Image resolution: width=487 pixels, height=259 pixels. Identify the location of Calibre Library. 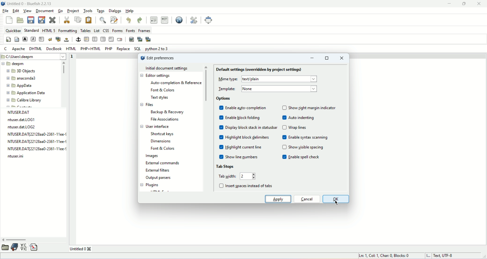
(30, 101).